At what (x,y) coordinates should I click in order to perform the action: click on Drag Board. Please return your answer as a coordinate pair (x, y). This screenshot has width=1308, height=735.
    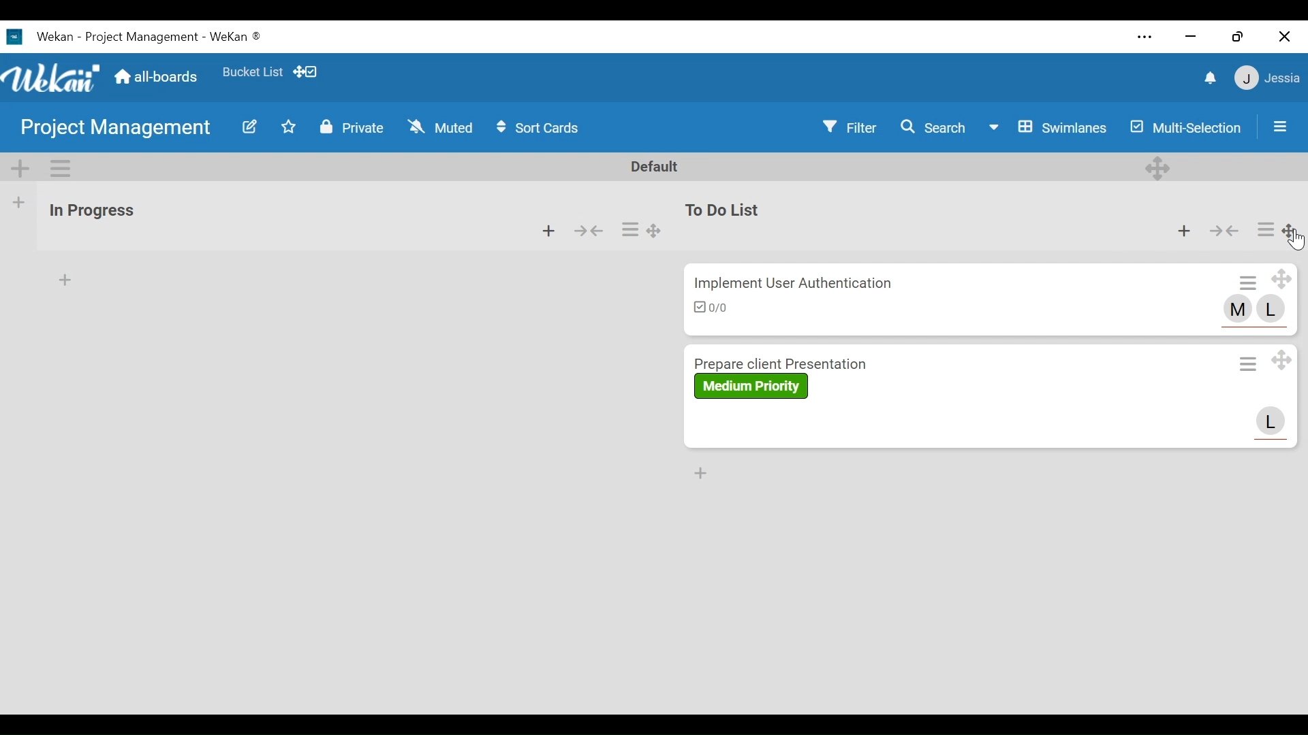
    Looking at the image, I should click on (1291, 230).